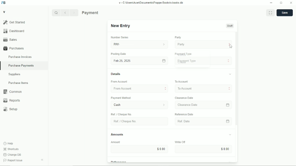 Image resolution: width=296 pixels, height=166 pixels. What do you see at coordinates (228, 121) in the screenshot?
I see `calender` at bounding box center [228, 121].